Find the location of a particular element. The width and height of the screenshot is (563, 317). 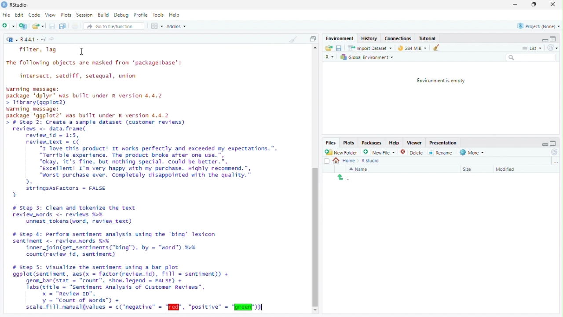

Project: (None) is located at coordinates (539, 26).